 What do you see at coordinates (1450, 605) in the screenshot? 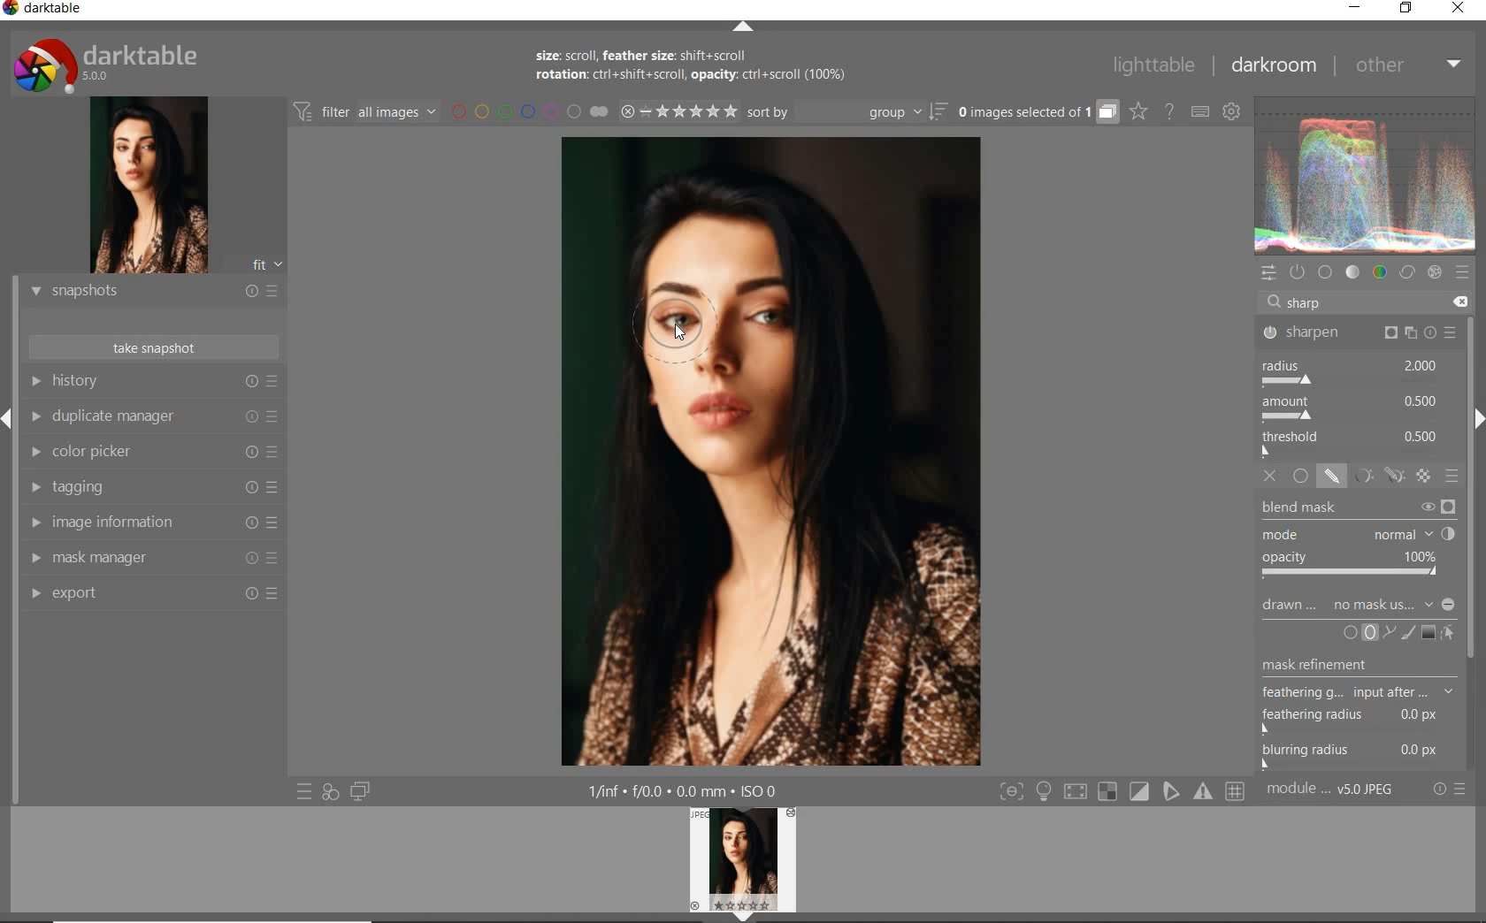
I see `Minimize` at bounding box center [1450, 605].